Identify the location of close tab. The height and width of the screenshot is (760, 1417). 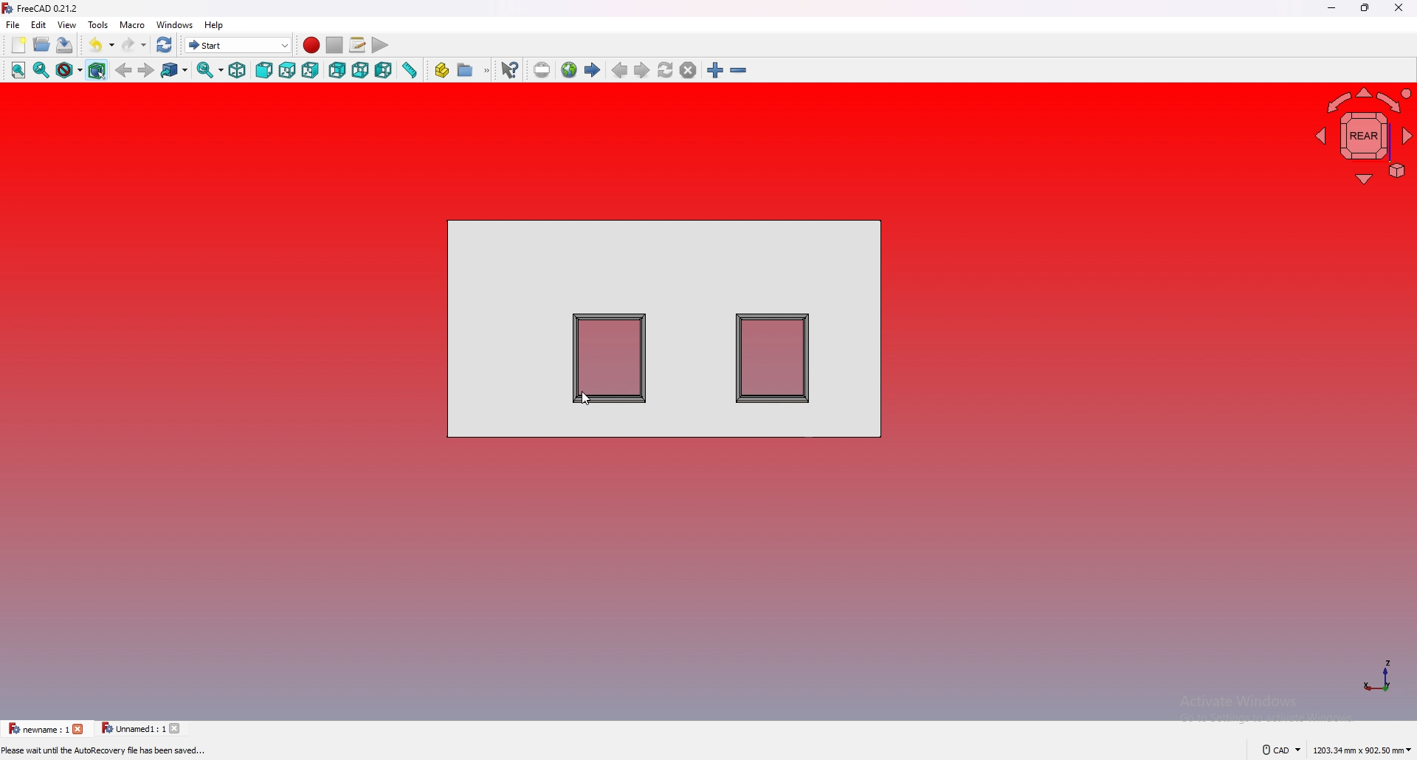
(176, 728).